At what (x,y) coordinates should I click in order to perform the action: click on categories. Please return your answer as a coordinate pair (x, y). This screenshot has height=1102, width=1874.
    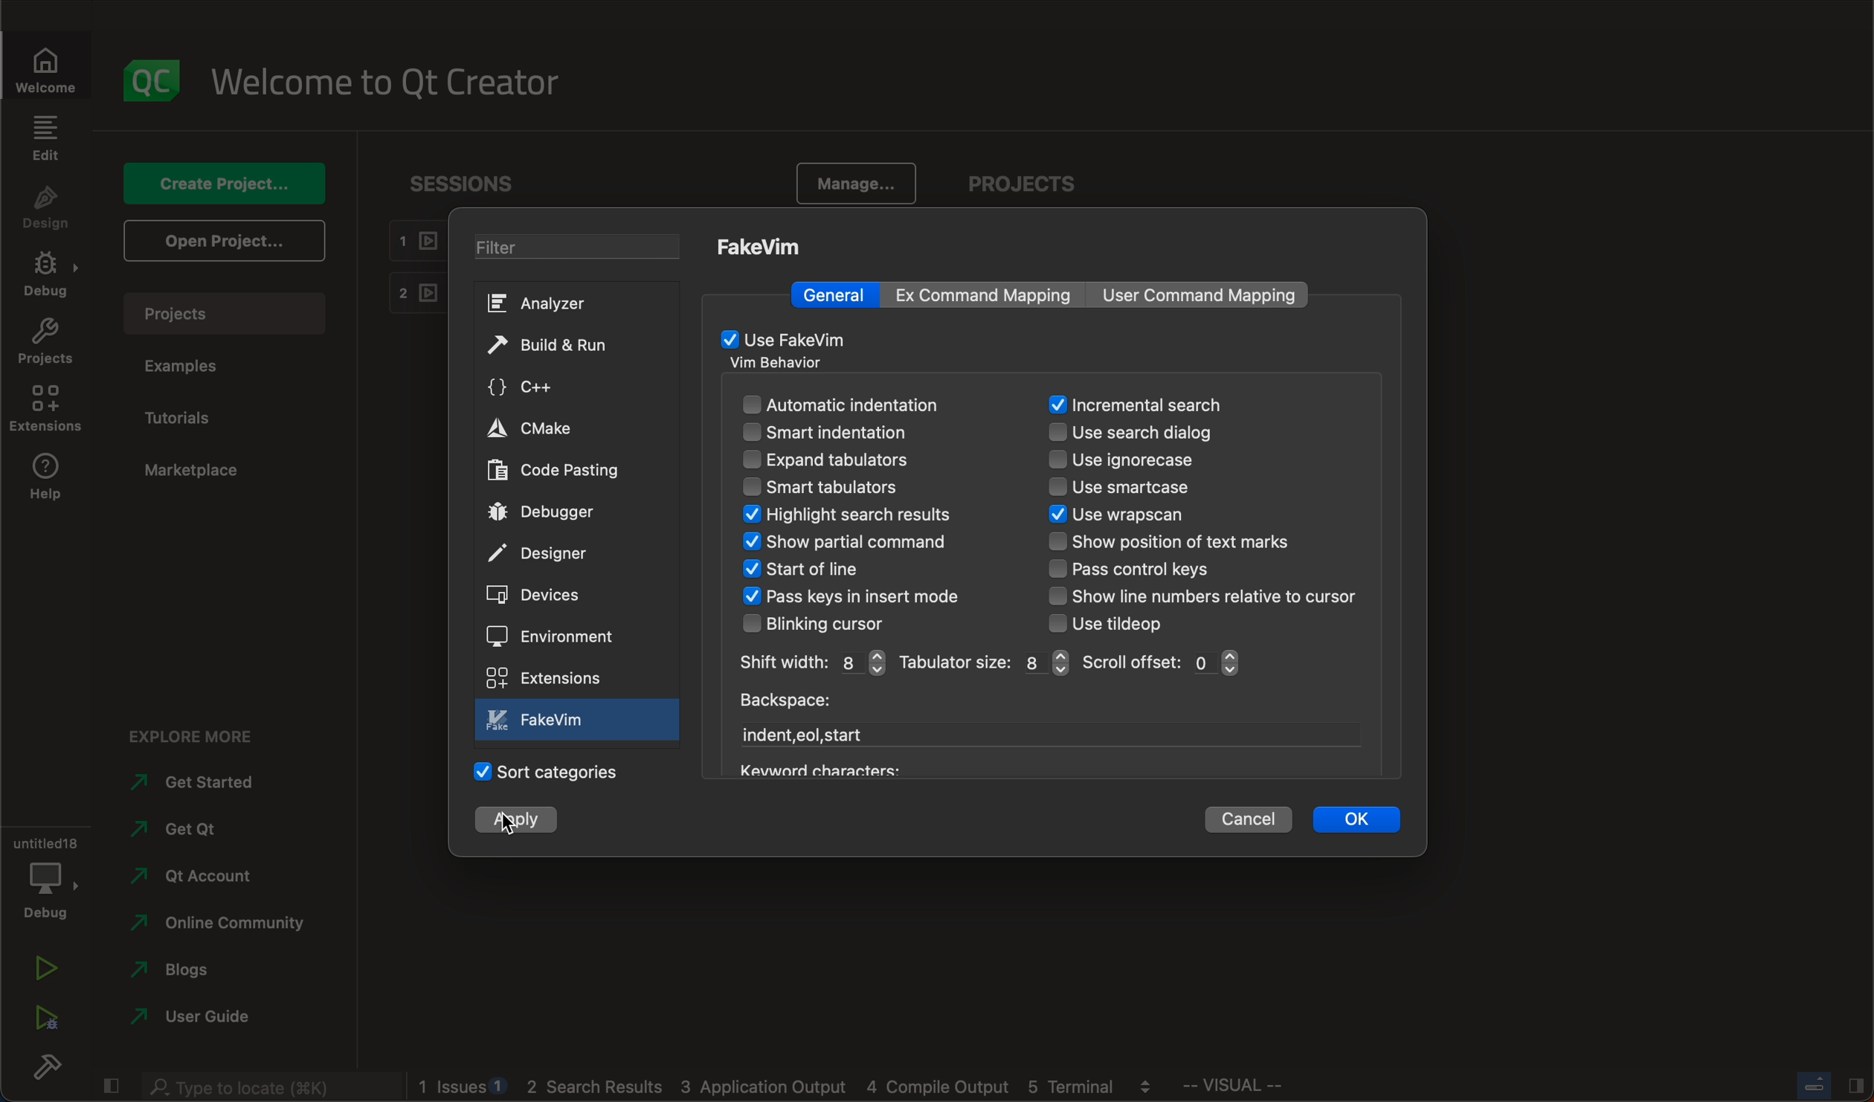
    Looking at the image, I should click on (550, 770).